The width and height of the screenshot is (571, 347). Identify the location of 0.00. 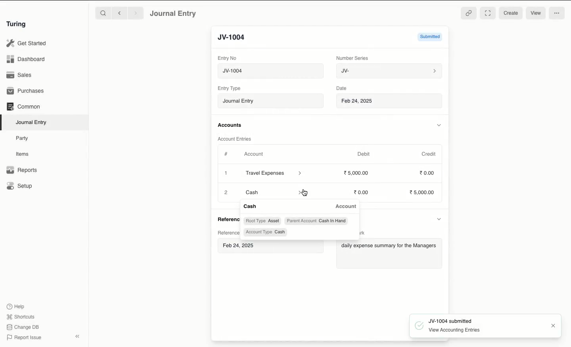
(427, 172).